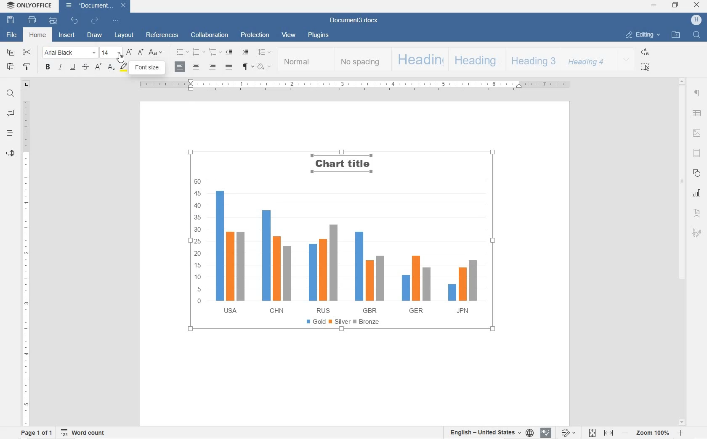 The width and height of the screenshot is (707, 439). What do you see at coordinates (361, 60) in the screenshot?
I see `NO SPACING` at bounding box center [361, 60].